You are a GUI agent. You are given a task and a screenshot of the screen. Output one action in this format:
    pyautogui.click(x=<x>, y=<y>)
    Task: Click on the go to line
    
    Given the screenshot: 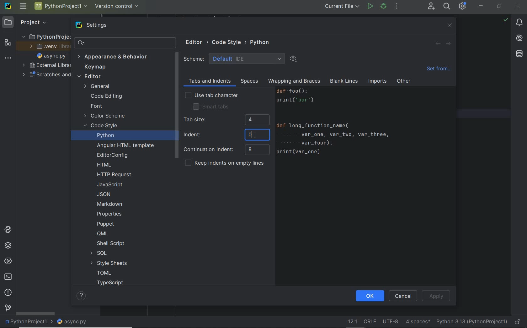 What is the action you would take?
    pyautogui.click(x=353, y=321)
    